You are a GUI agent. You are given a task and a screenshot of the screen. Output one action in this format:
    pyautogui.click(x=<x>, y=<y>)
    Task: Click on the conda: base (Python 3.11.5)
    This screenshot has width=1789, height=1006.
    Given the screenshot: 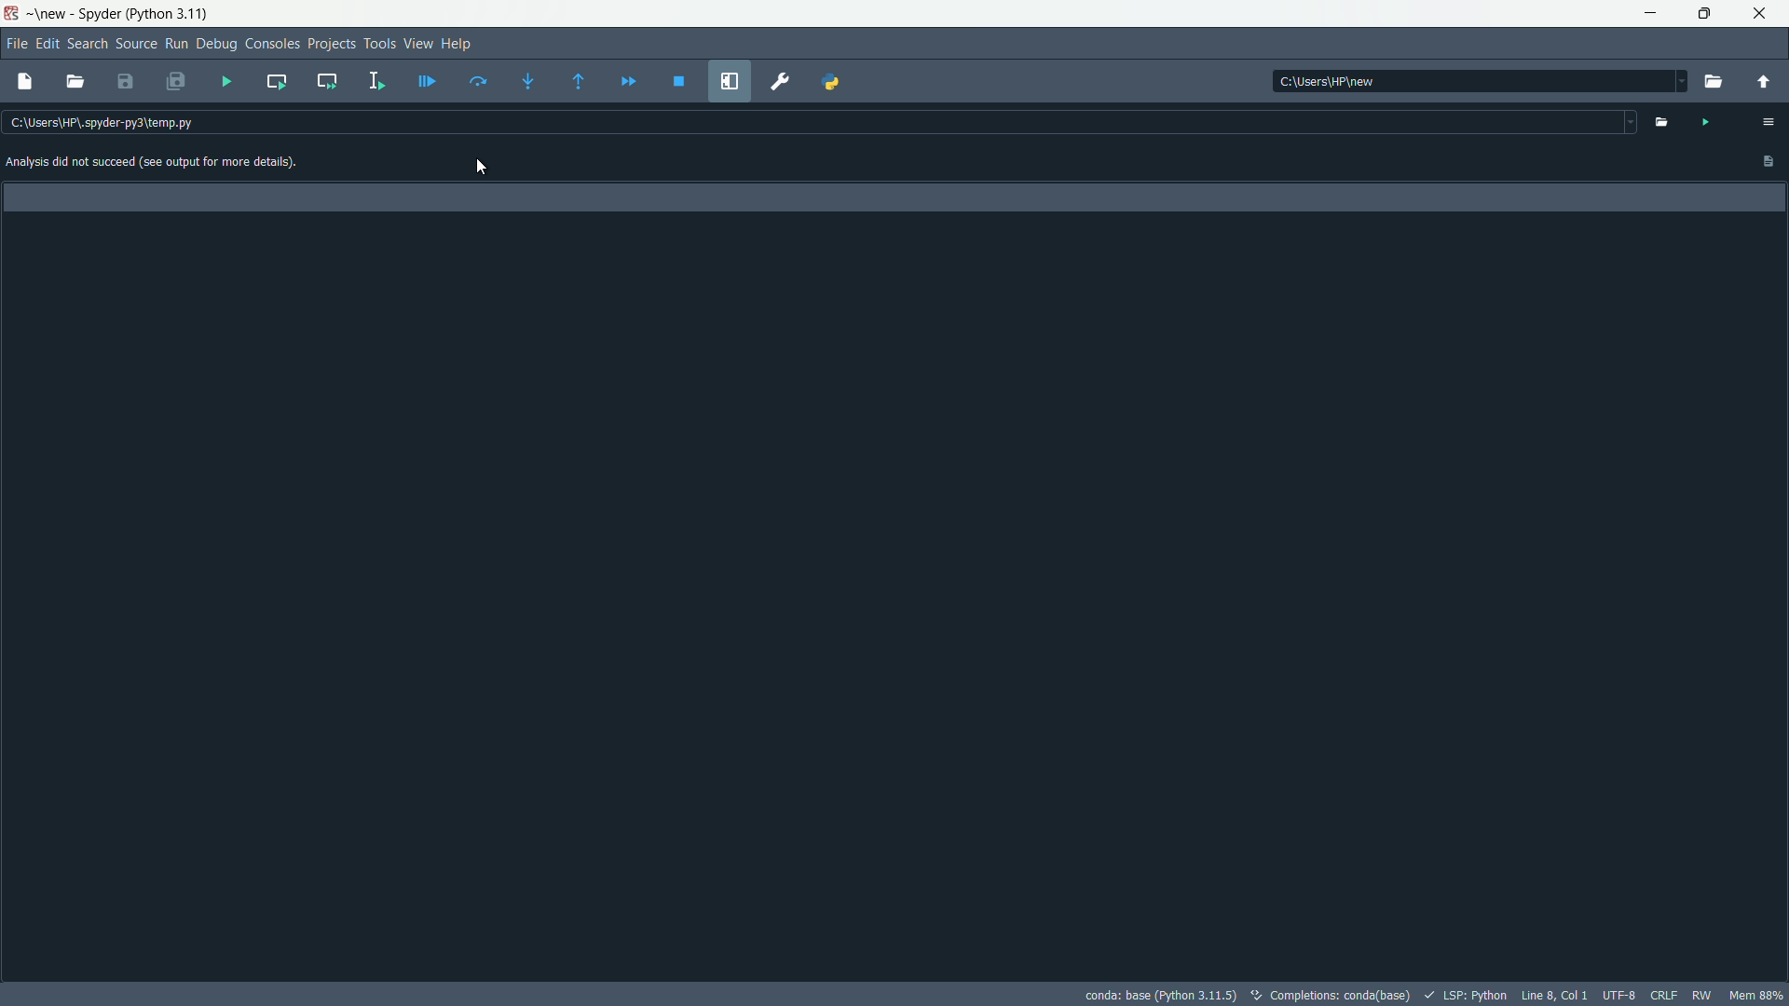 What is the action you would take?
    pyautogui.click(x=1158, y=994)
    